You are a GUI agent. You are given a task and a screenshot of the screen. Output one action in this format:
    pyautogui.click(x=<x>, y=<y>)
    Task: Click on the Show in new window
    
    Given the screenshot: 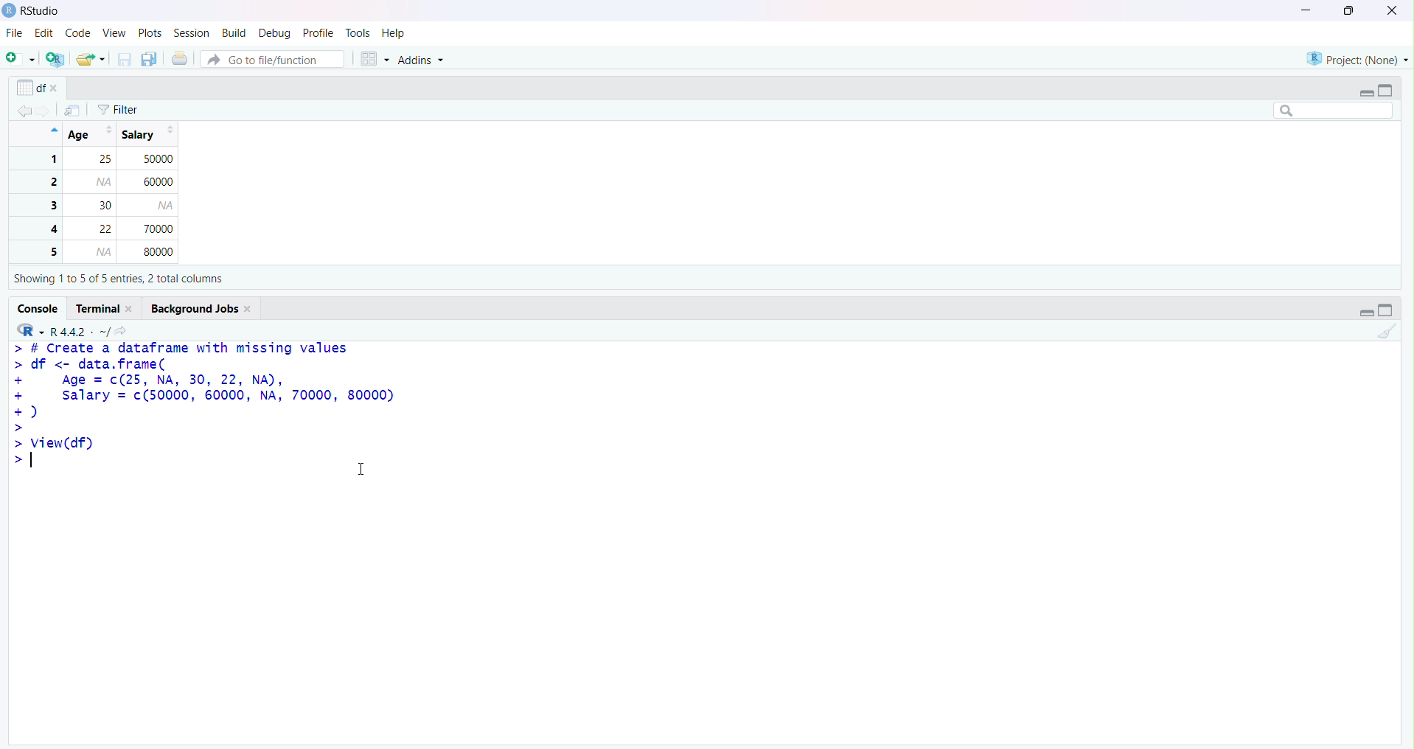 What is the action you would take?
    pyautogui.click(x=77, y=110)
    